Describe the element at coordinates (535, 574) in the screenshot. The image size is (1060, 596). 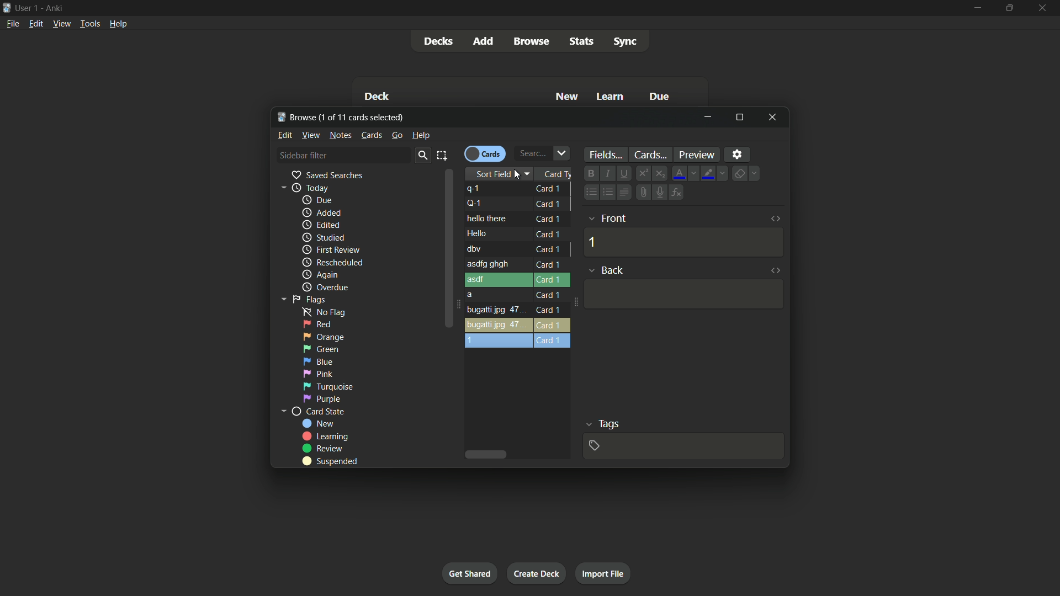
I see `create deck` at that location.